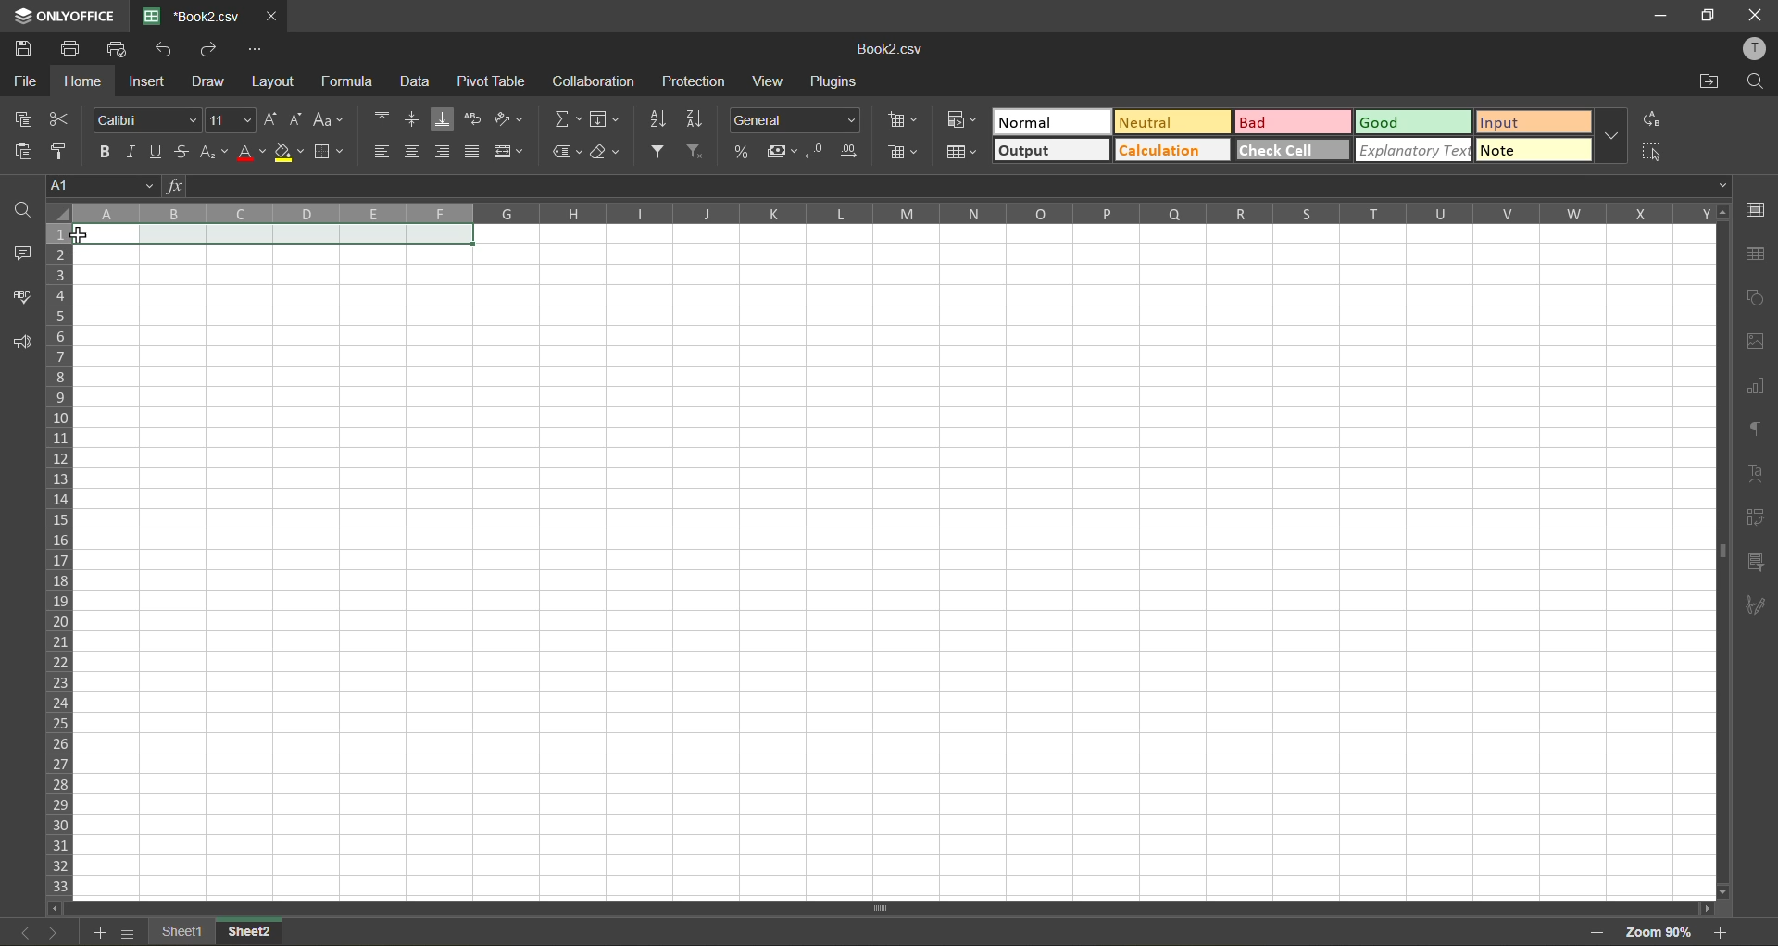 This screenshot has width=1778, height=946. What do you see at coordinates (1757, 342) in the screenshot?
I see `images` at bounding box center [1757, 342].